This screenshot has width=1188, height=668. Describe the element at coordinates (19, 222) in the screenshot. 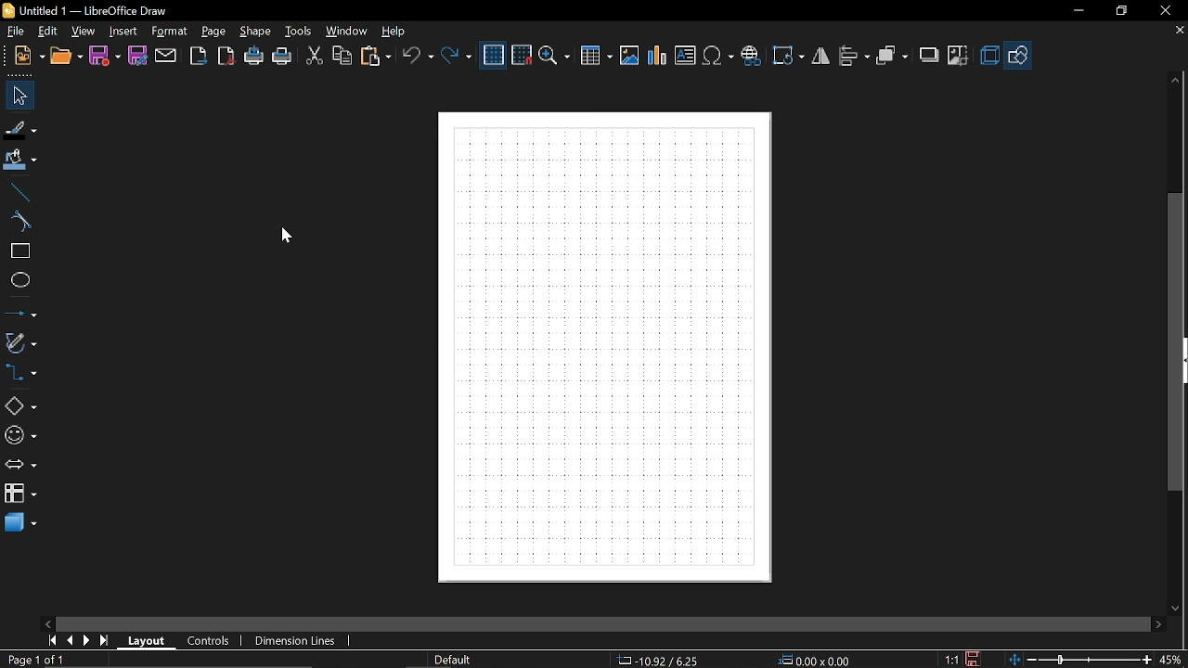

I see `curve` at that location.